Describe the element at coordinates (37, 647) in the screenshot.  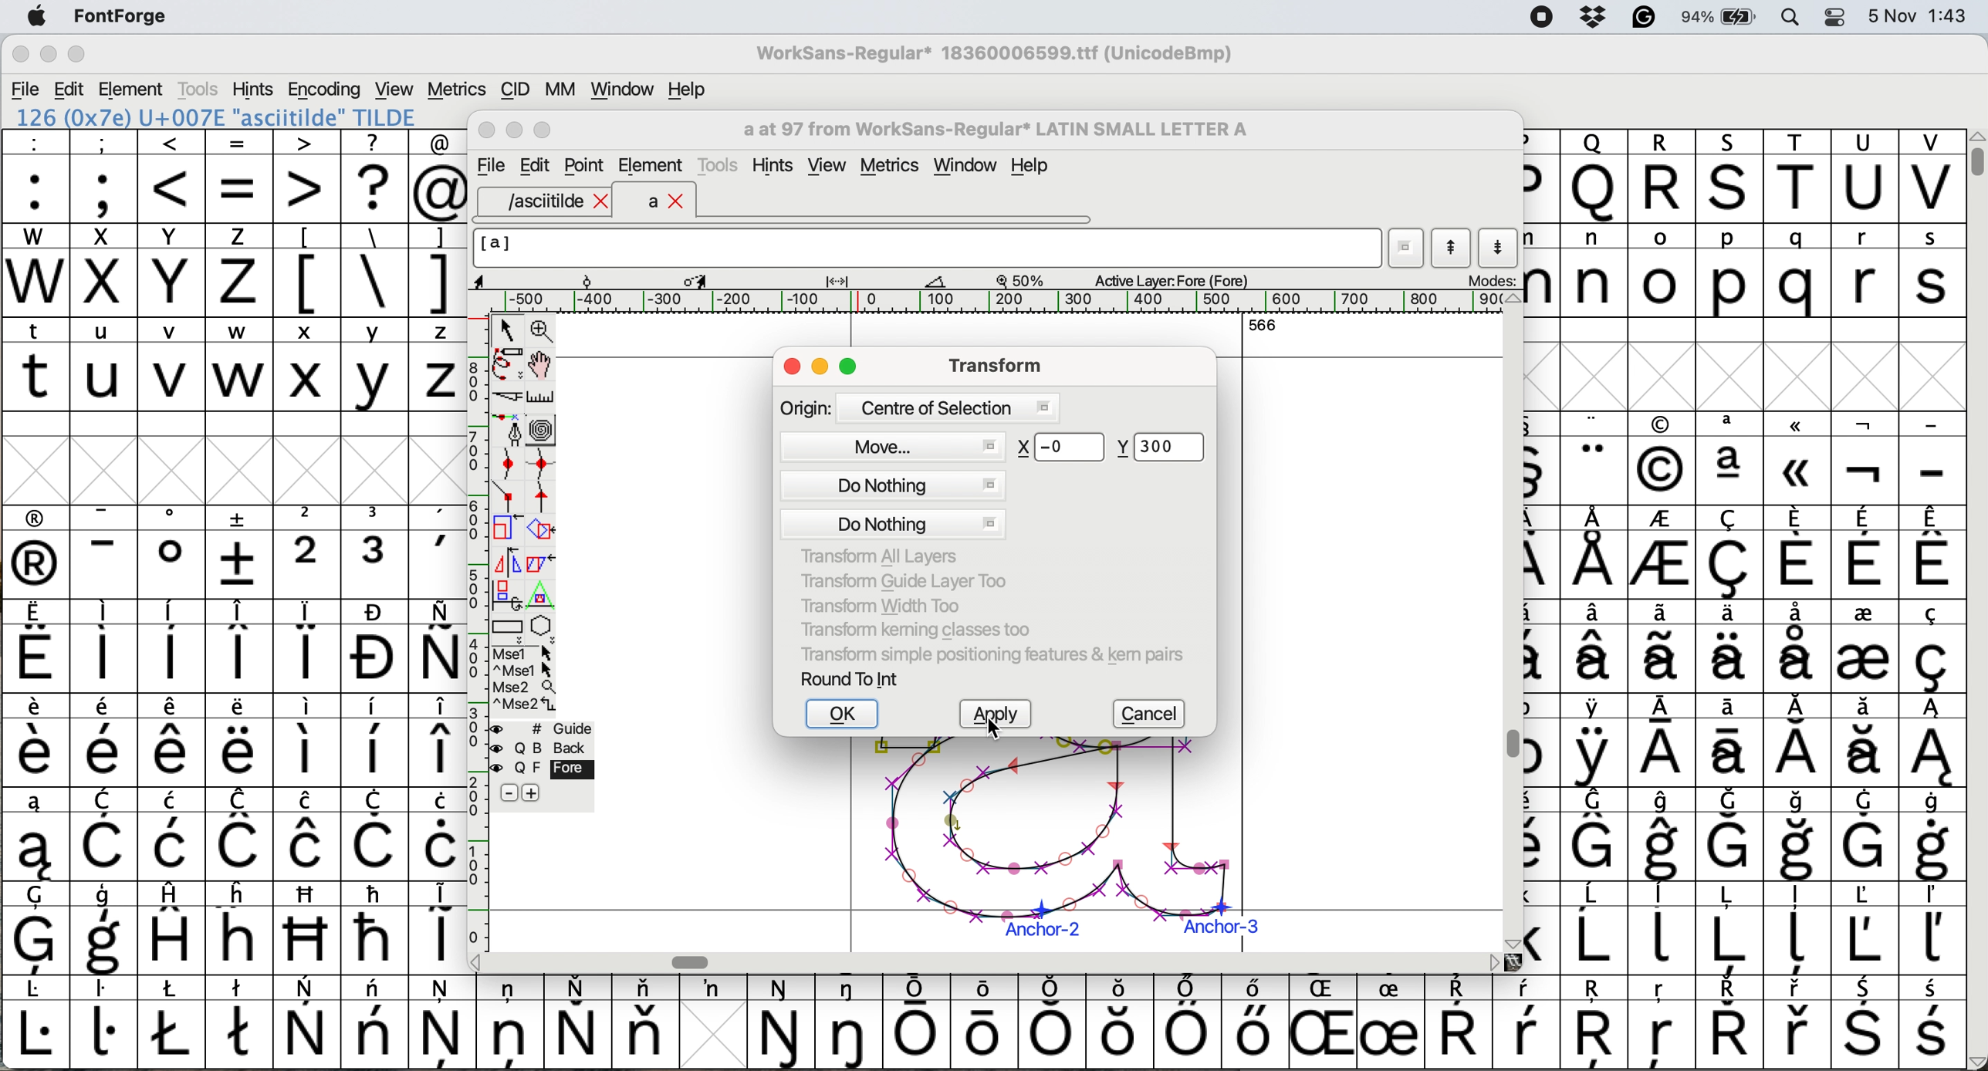
I see `symbol` at that location.